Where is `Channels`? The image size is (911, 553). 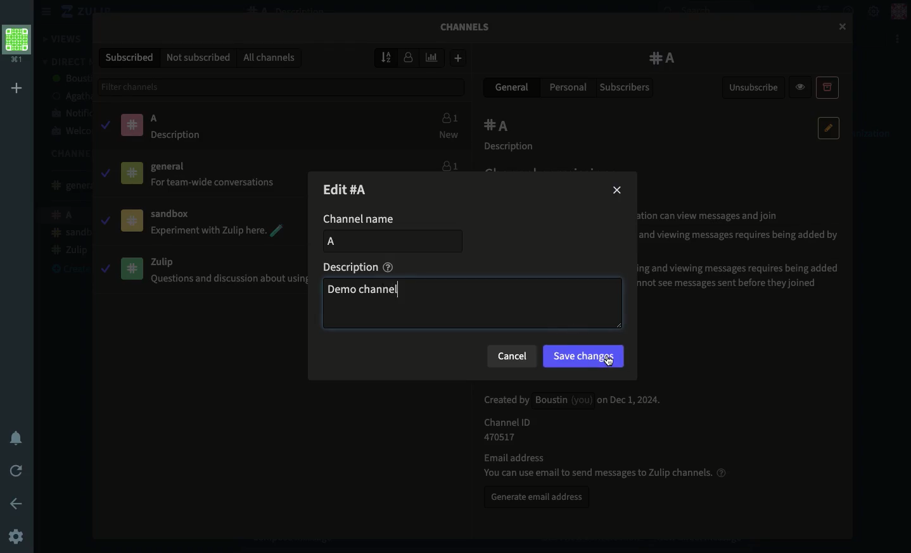
Channels is located at coordinates (470, 30).